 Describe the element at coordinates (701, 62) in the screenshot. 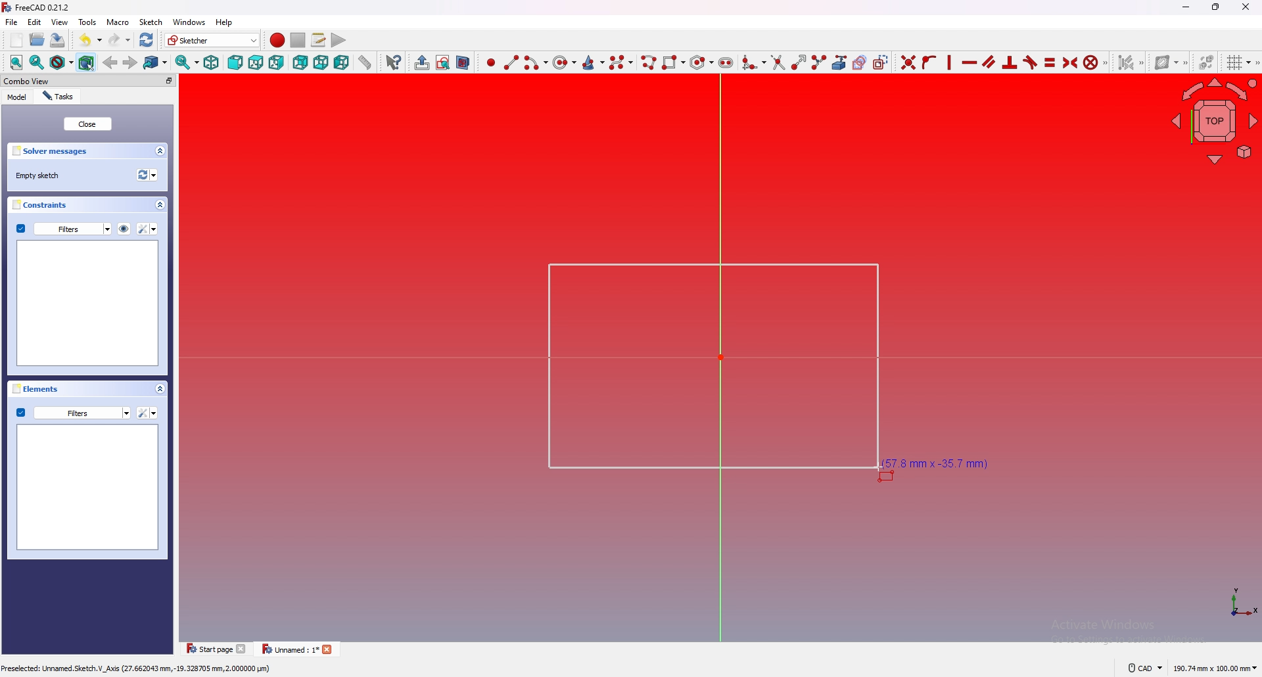

I see `create regular polygon` at that location.